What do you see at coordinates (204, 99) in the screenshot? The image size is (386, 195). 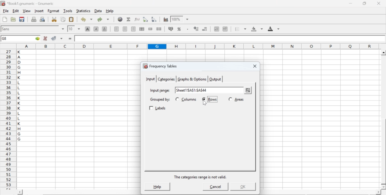 I see `checkbox` at bounding box center [204, 99].